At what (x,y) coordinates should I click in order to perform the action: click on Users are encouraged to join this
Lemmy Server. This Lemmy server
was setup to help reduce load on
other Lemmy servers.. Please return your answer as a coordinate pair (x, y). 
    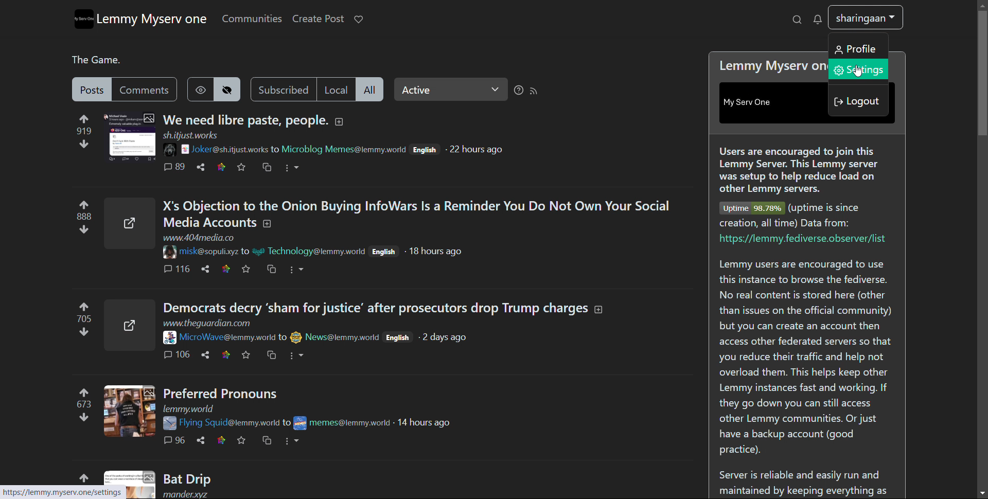
    Looking at the image, I should click on (802, 170).